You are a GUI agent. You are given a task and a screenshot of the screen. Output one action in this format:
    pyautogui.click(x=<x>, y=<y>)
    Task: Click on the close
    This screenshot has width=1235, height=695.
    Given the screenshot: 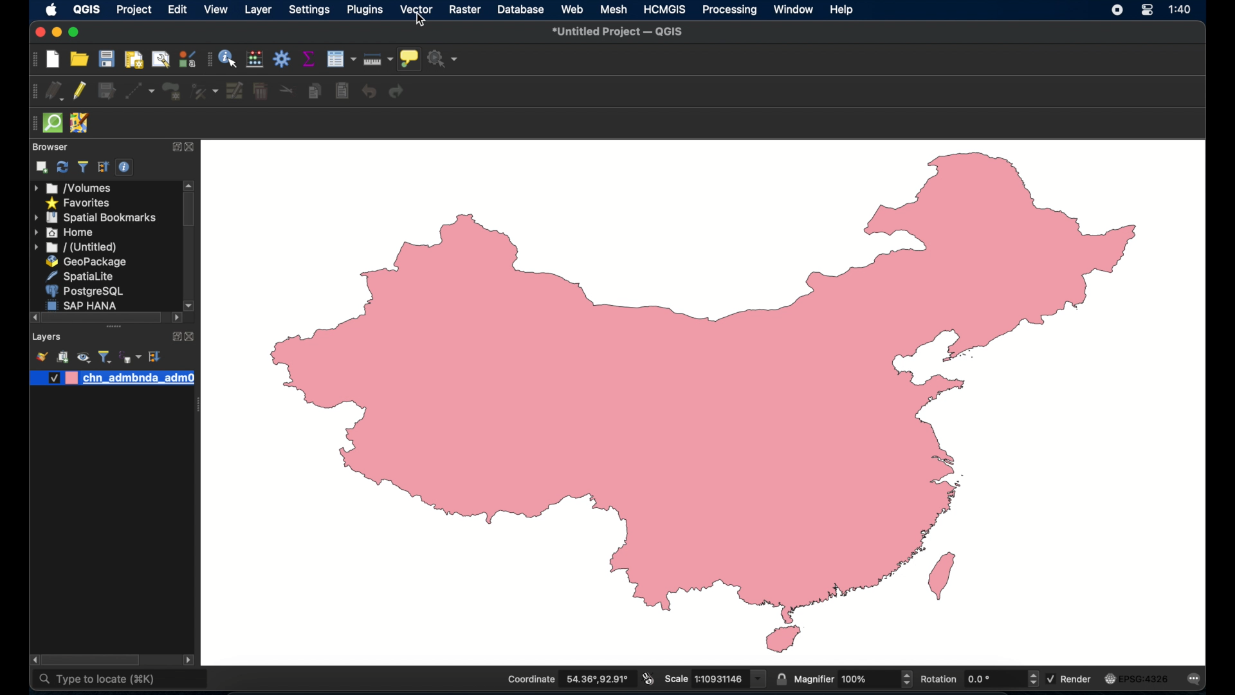 What is the action you would take?
    pyautogui.click(x=190, y=147)
    